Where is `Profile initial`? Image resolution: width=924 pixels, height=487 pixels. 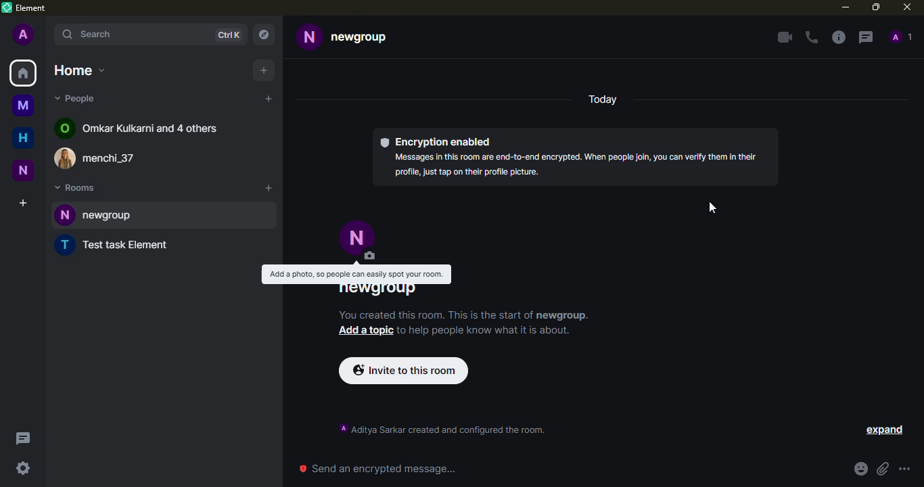 Profile initial is located at coordinates (66, 245).